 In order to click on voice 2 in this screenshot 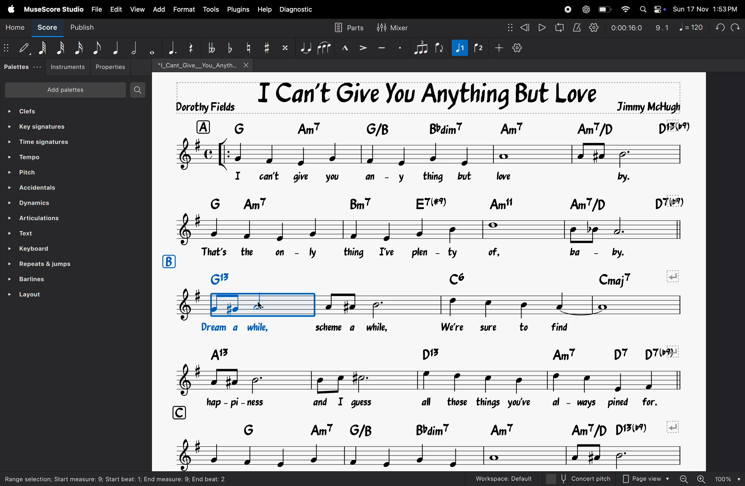, I will do `click(460, 47)`.